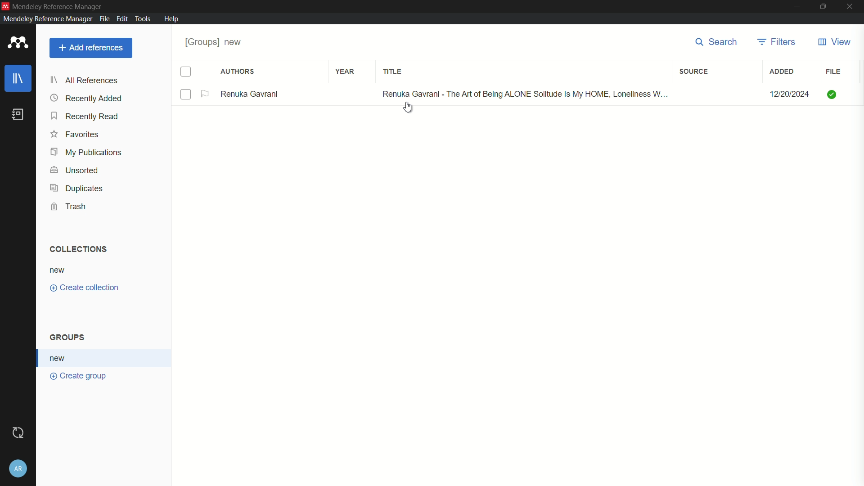 The height and width of the screenshot is (486, 864). What do you see at coordinates (104, 19) in the screenshot?
I see `file menu` at bounding box center [104, 19].